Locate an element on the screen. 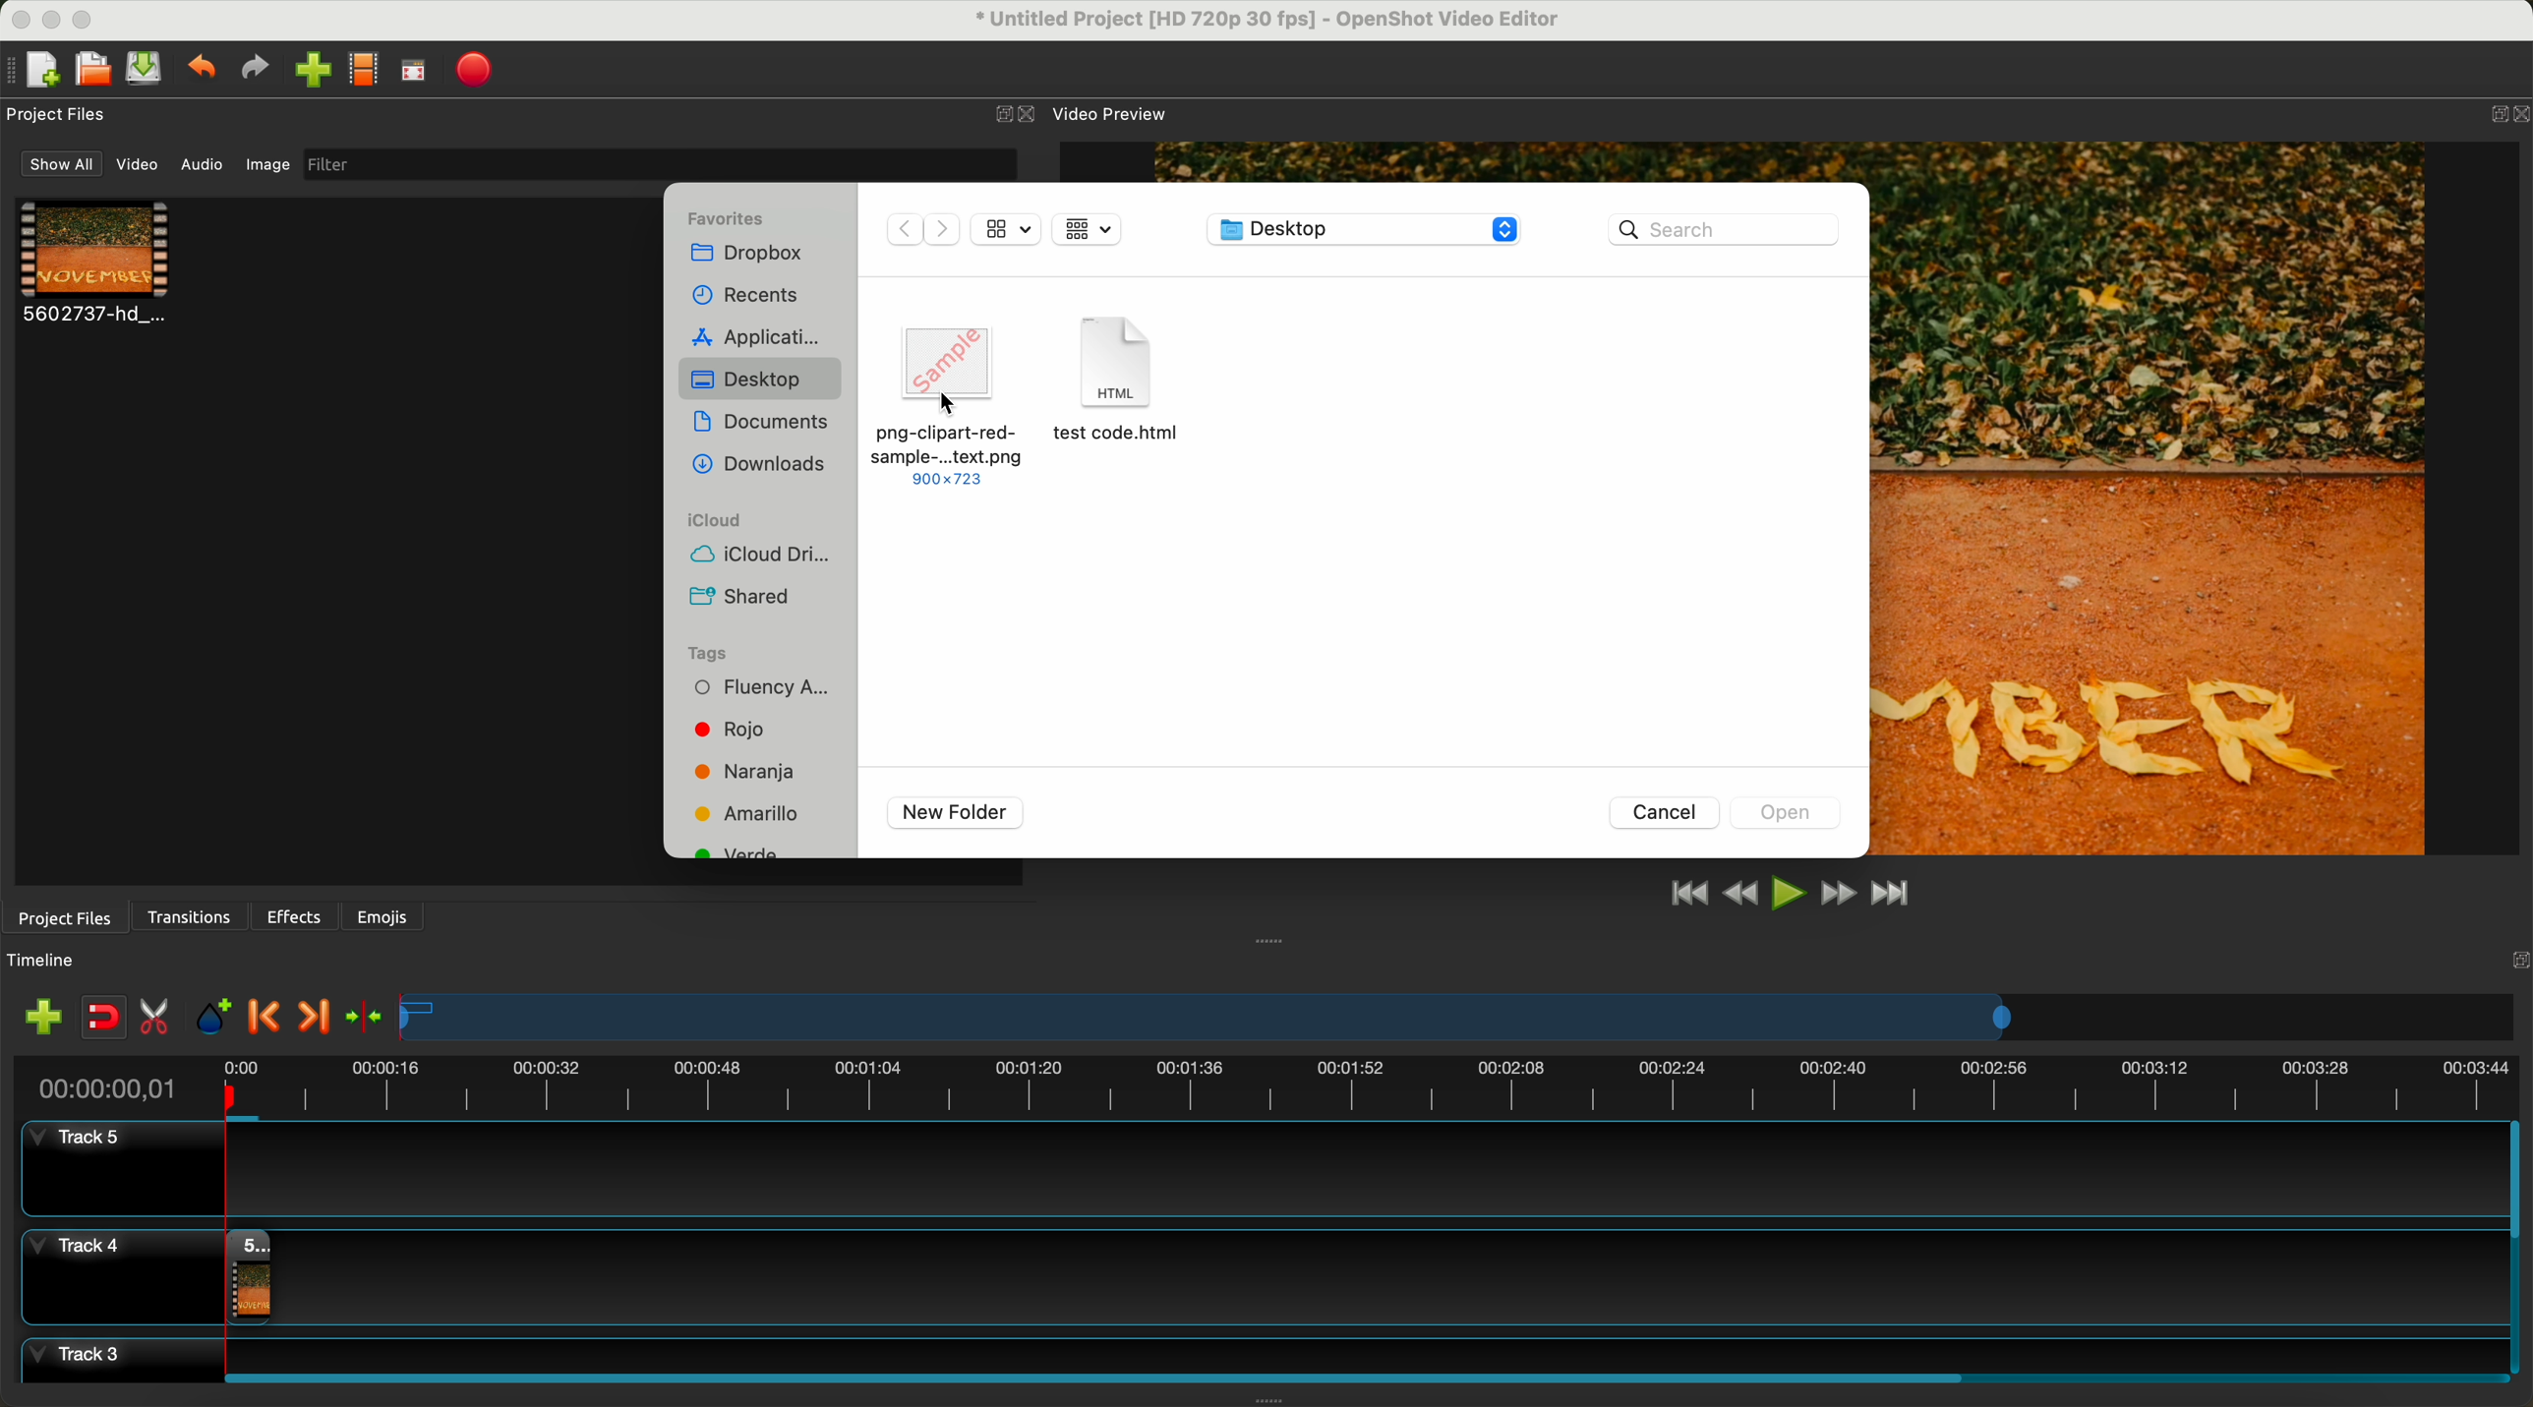 Image resolution: width=2533 pixels, height=1407 pixels. file is located at coordinates (1121, 396).